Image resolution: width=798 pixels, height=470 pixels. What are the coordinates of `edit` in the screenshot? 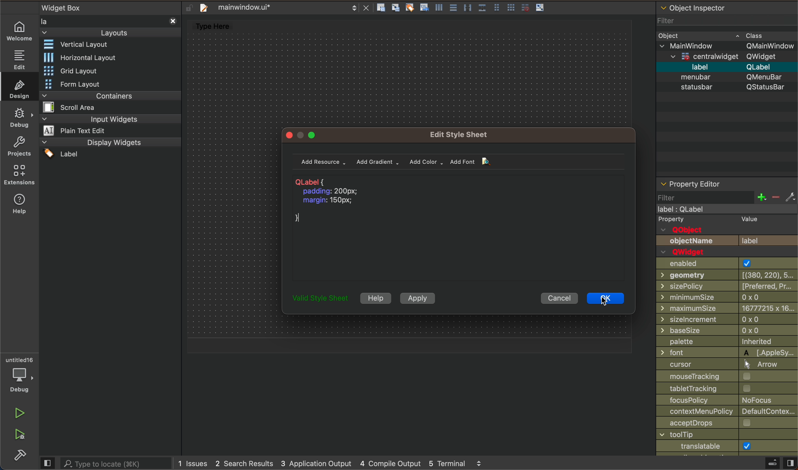 It's located at (19, 59).